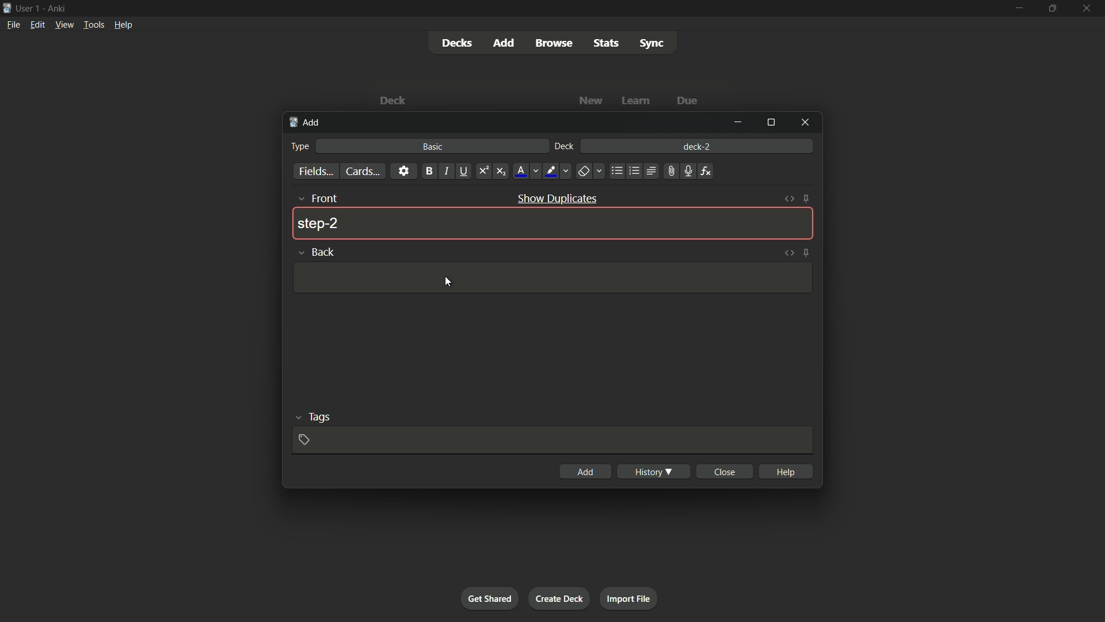 The width and height of the screenshot is (1105, 622). What do you see at coordinates (395, 100) in the screenshot?
I see `deck` at bounding box center [395, 100].